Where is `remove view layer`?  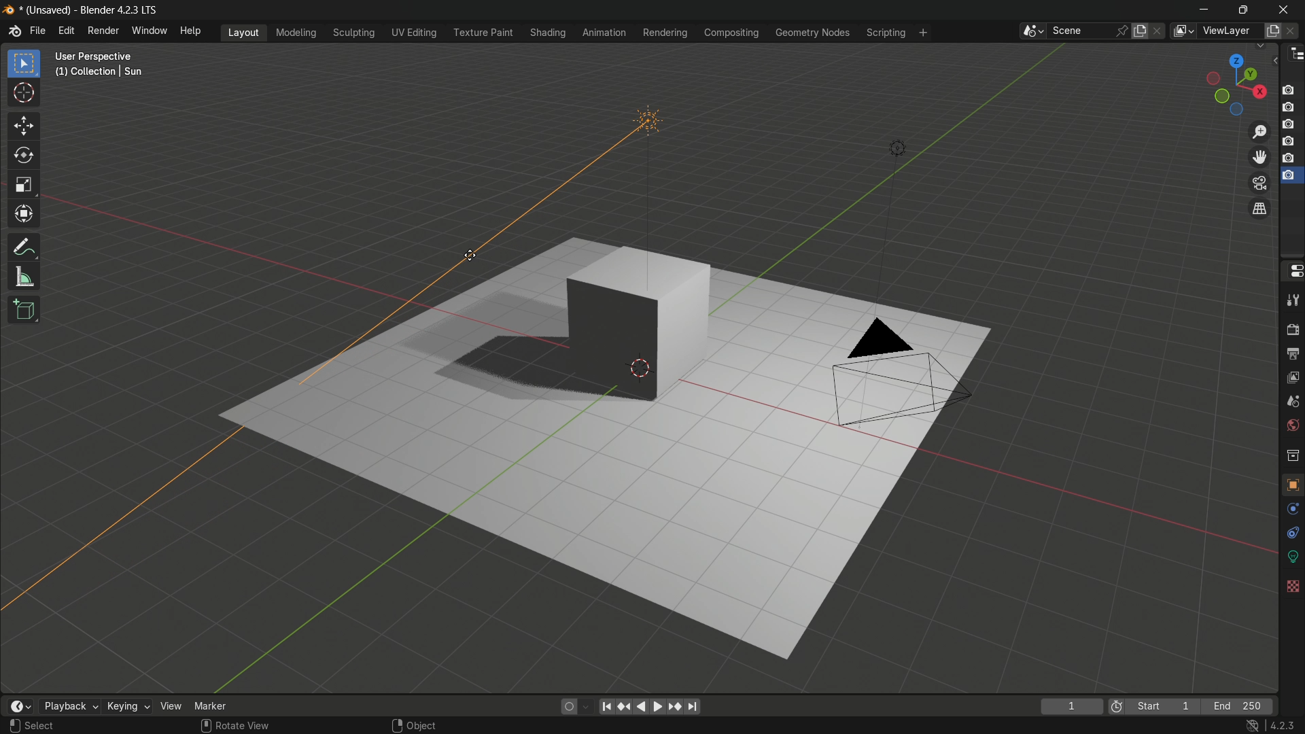 remove view layer is located at coordinates (1294, 31).